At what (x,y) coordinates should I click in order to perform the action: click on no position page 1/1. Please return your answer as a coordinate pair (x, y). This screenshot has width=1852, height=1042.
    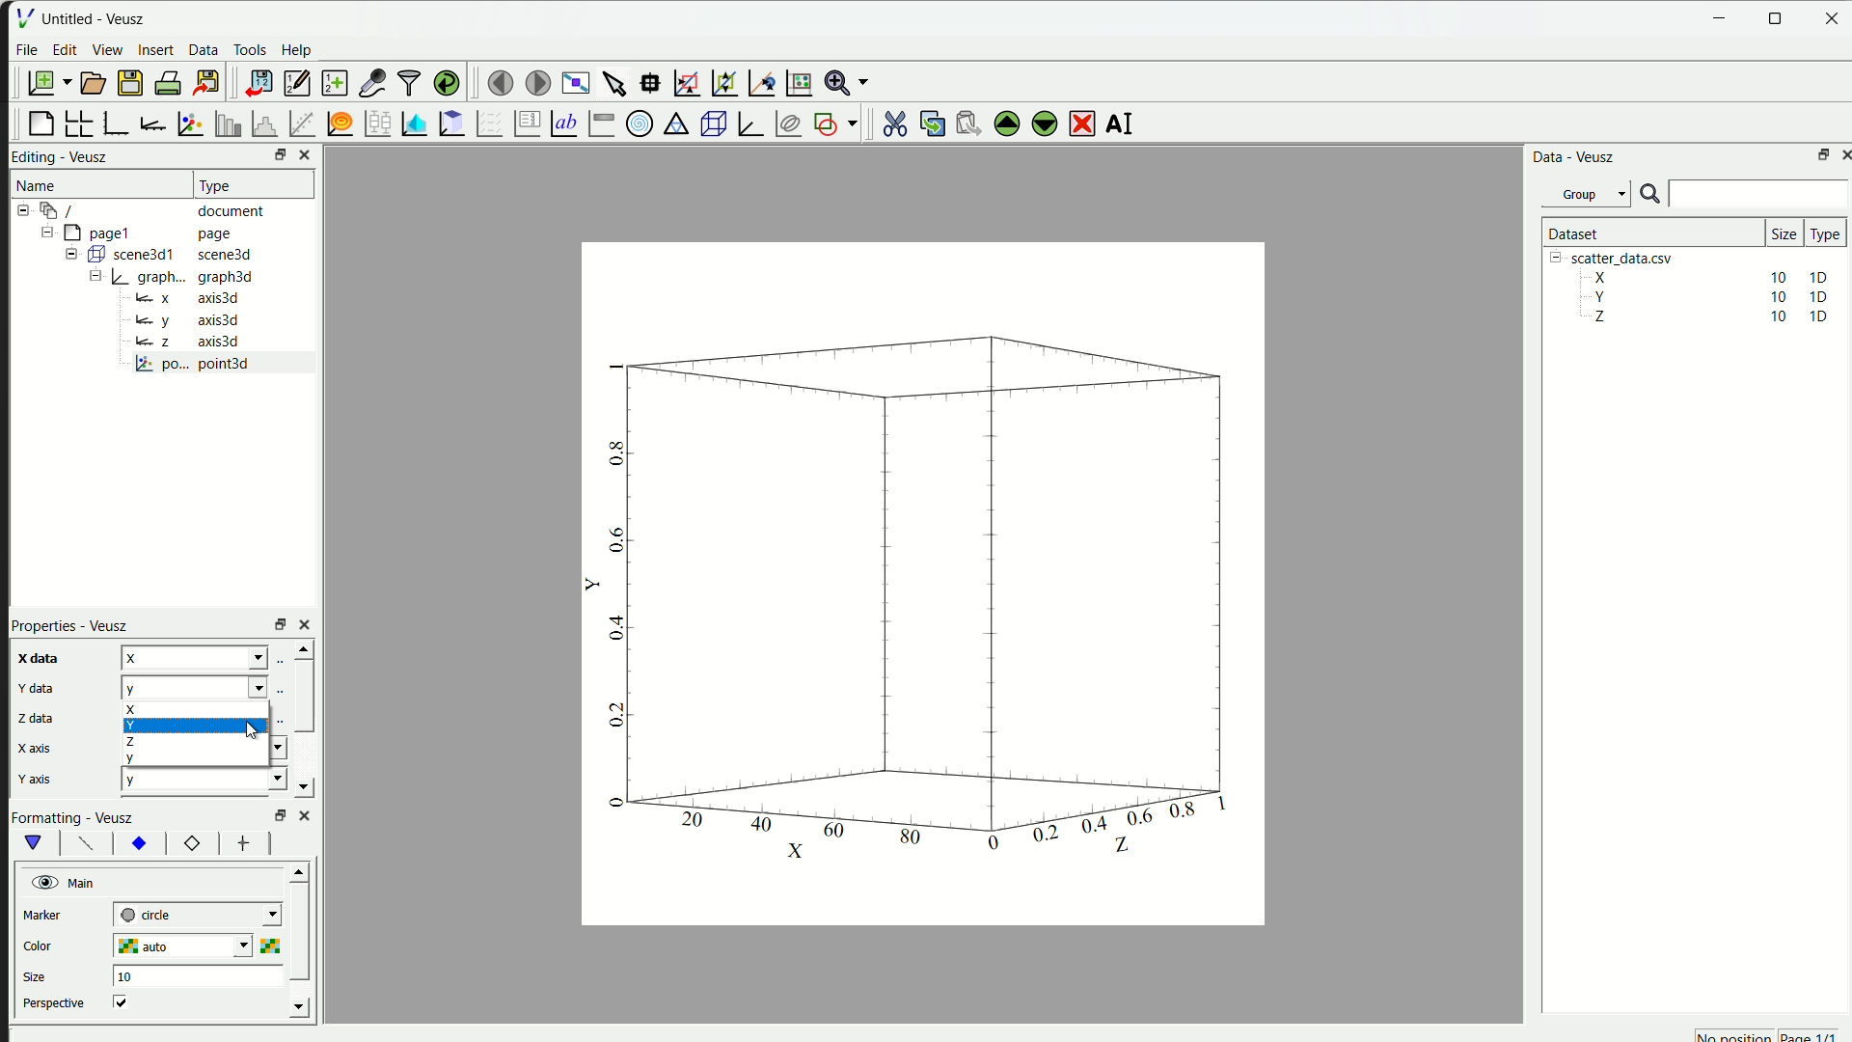
    Looking at the image, I should click on (1772, 1033).